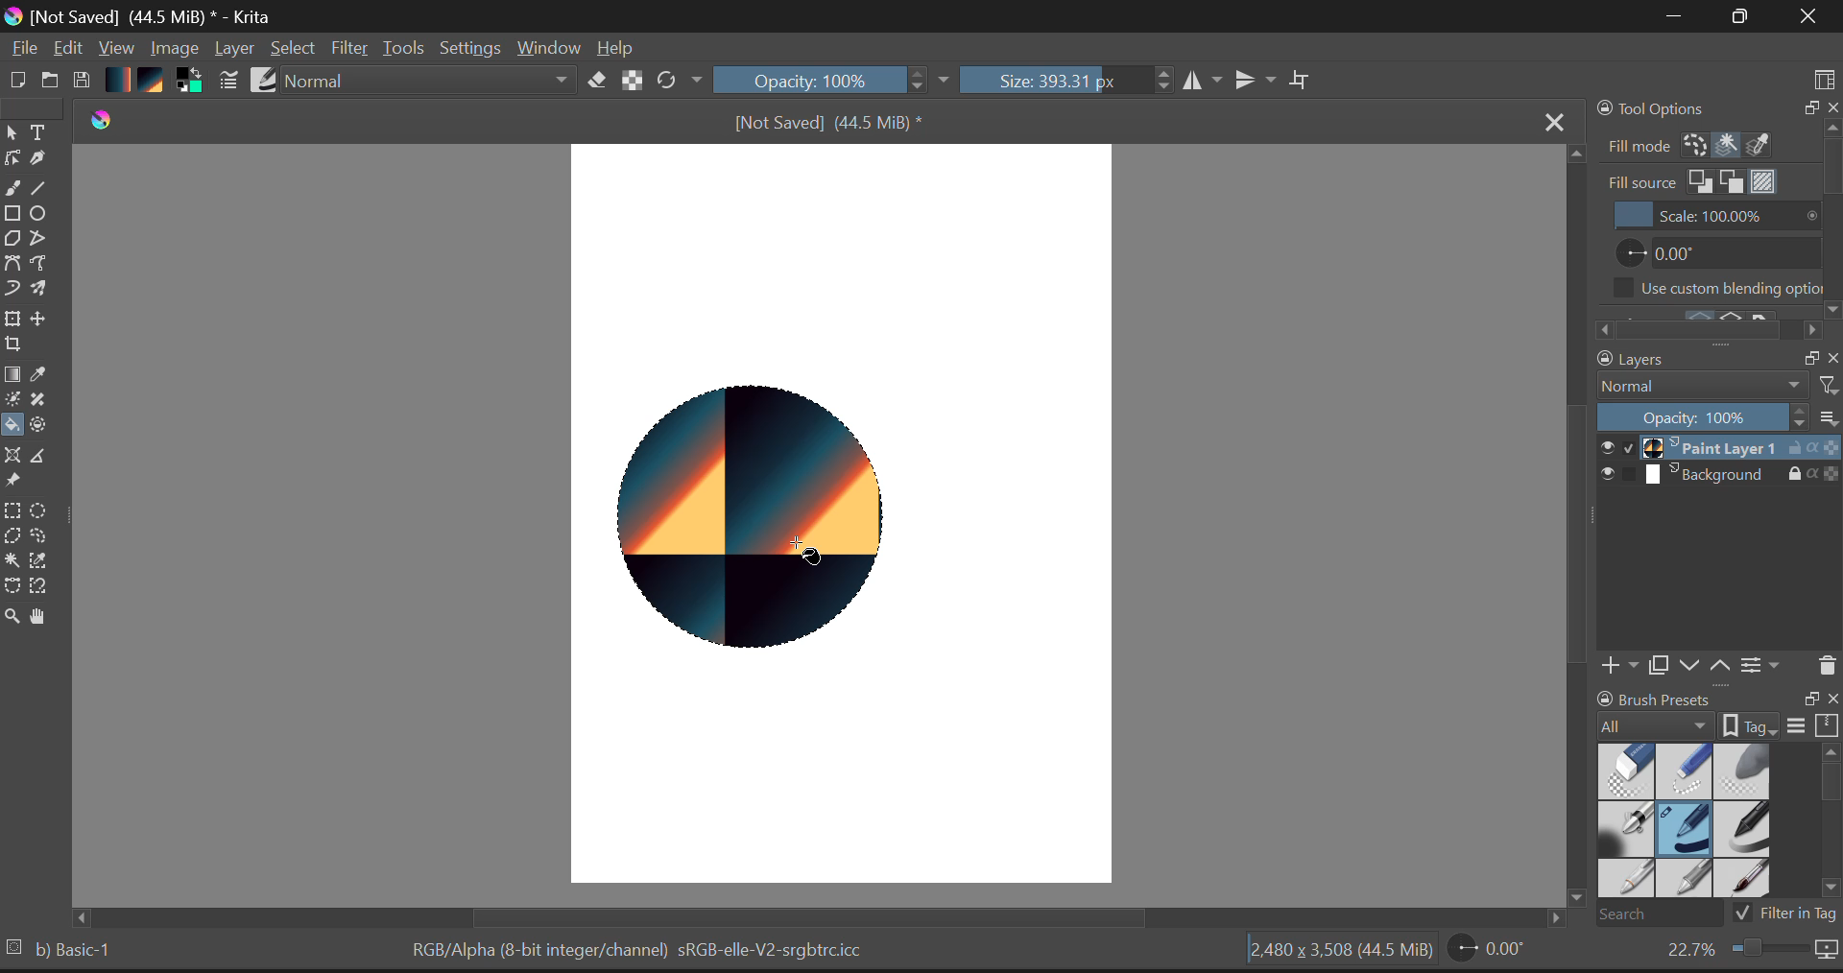 Image resolution: width=1843 pixels, height=973 pixels. I want to click on Layers Docker, so click(1711, 515).